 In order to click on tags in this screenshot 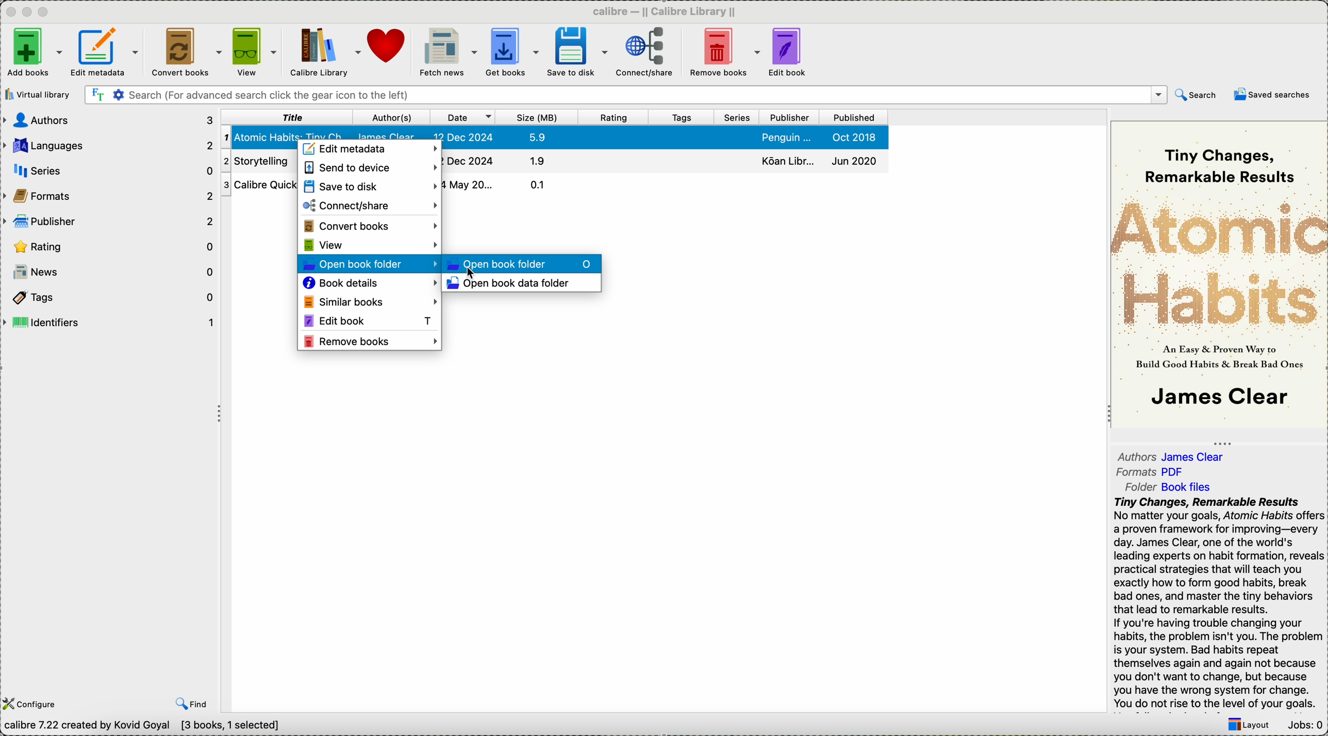, I will do `click(684, 118)`.